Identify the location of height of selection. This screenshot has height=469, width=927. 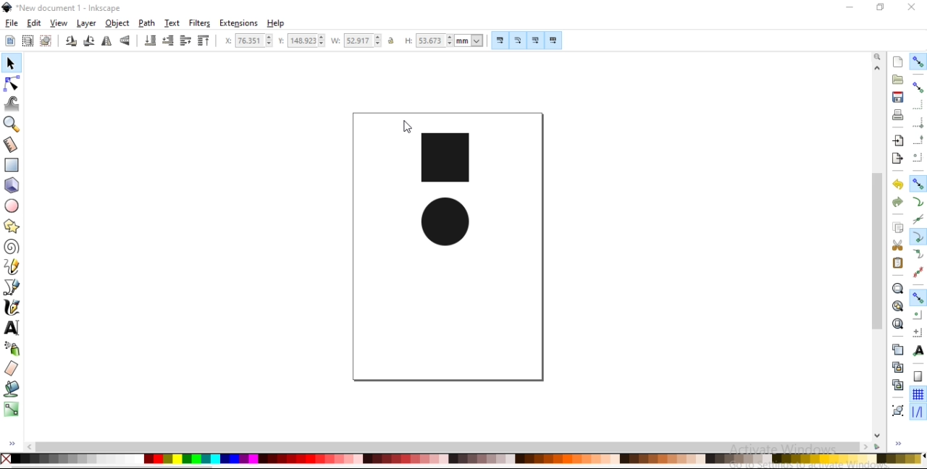
(442, 39).